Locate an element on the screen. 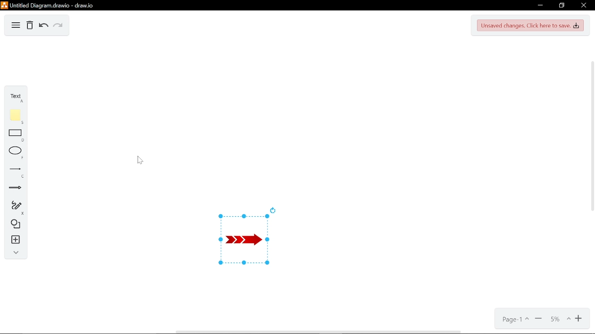 The width and height of the screenshot is (595, 334). Zoom out is located at coordinates (538, 318).